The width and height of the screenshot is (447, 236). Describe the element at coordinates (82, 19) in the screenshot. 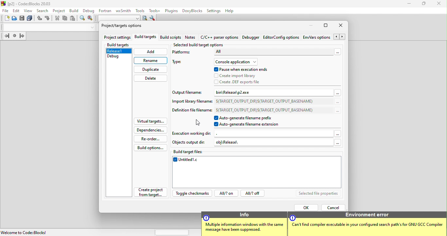

I see `find` at that location.